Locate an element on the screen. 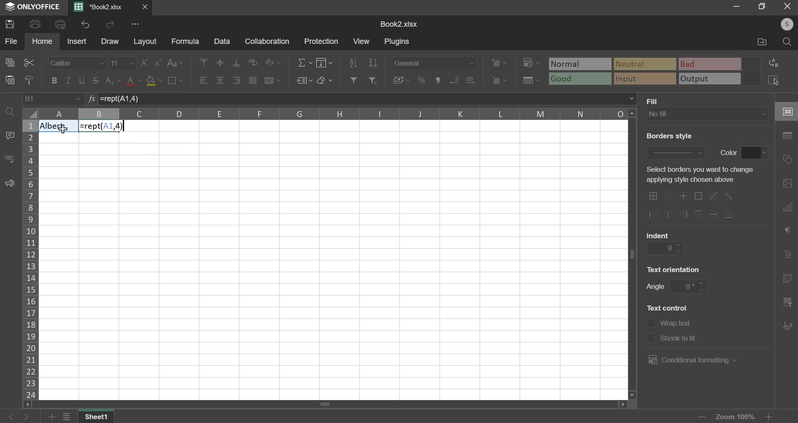 Image resolution: width=798 pixels, height=423 pixels. Formula is located at coordinates (104, 127).